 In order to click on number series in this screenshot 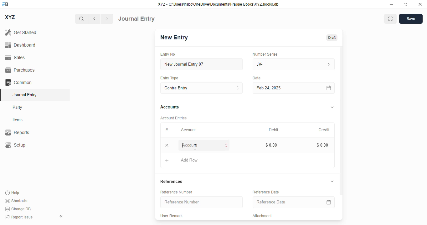, I will do `click(266, 54)`.